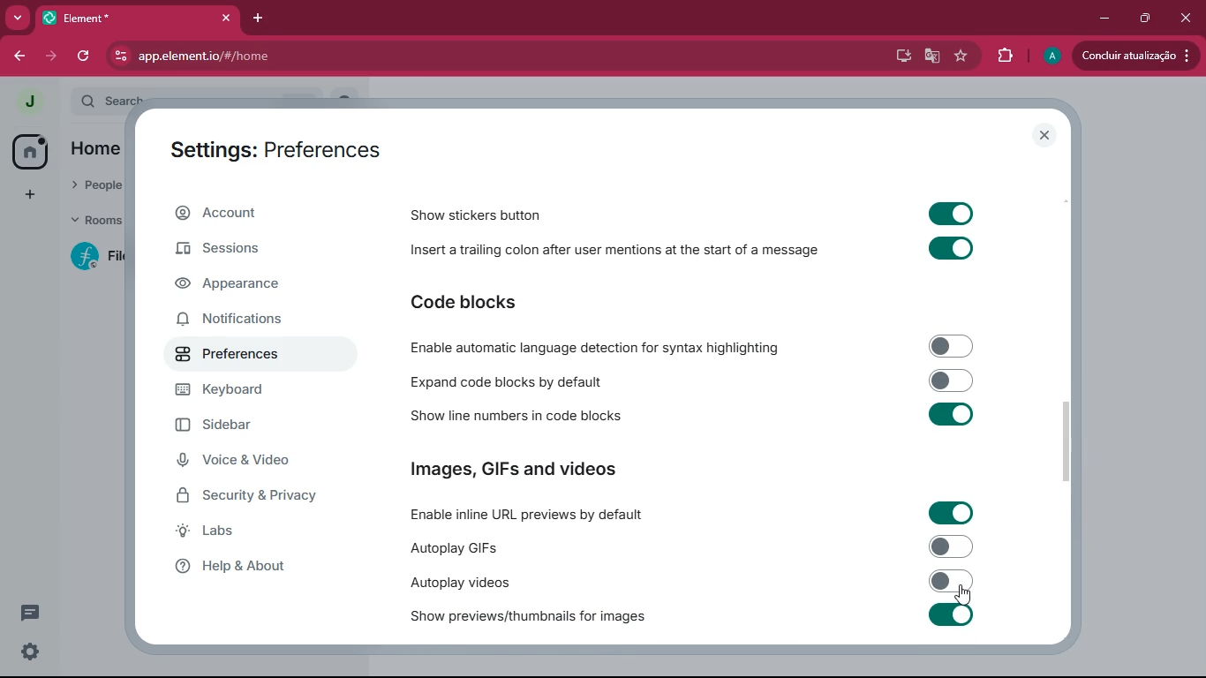 This screenshot has height=678, width=1206. Describe the element at coordinates (508, 381) in the screenshot. I see `code blocks` at that location.